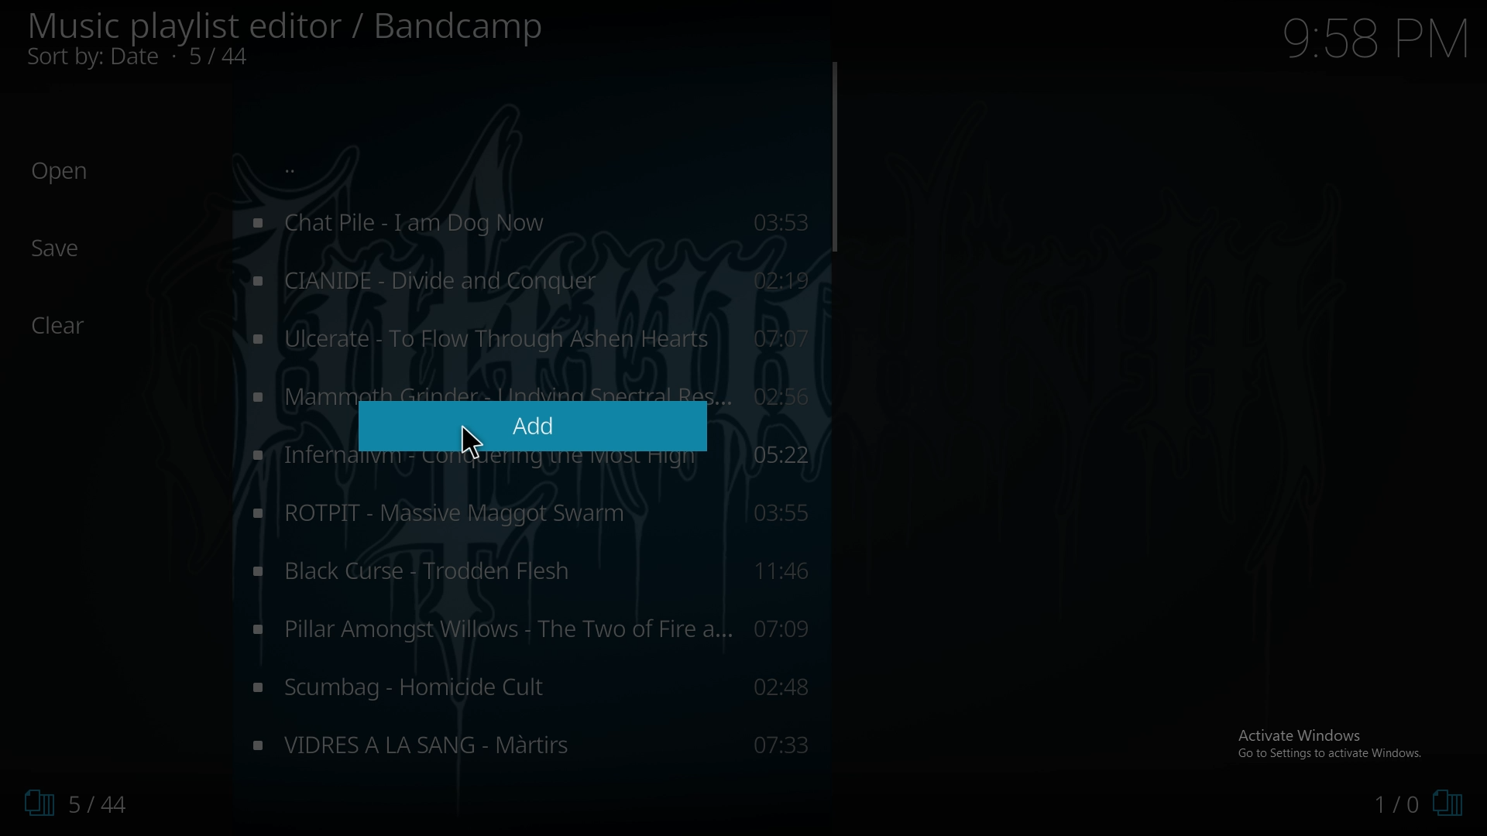 The image size is (1487, 836). What do you see at coordinates (67, 326) in the screenshot?
I see `Clear` at bounding box center [67, 326].